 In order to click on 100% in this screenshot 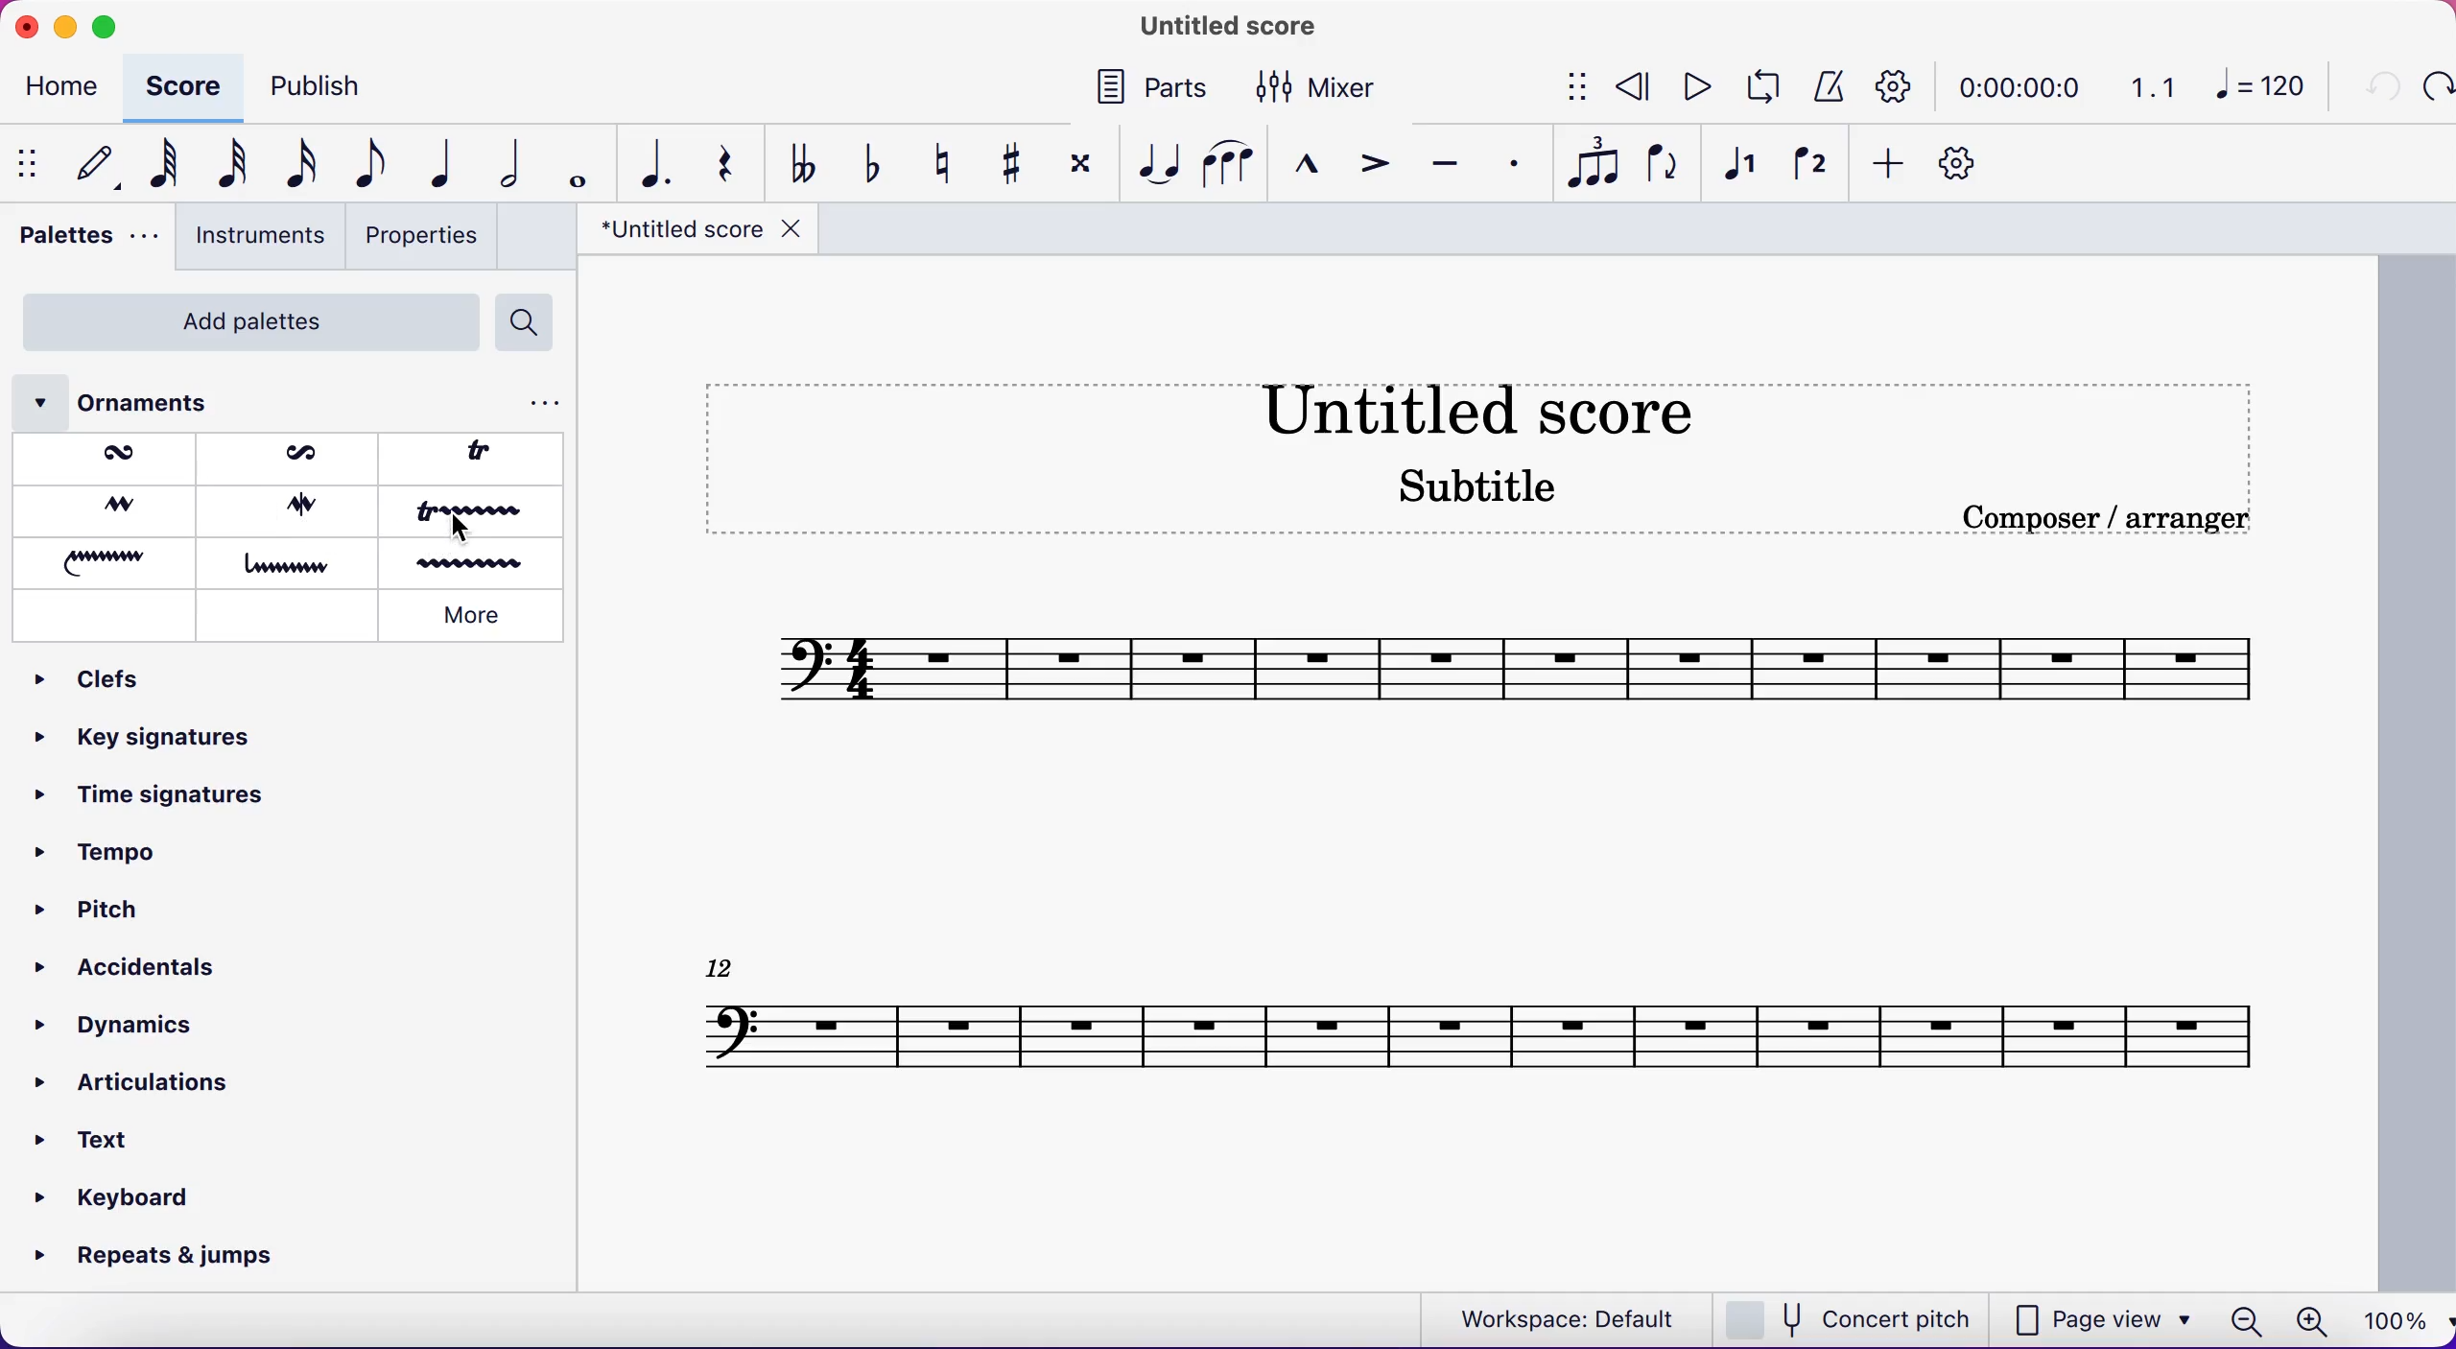, I will do `click(2397, 1322)`.